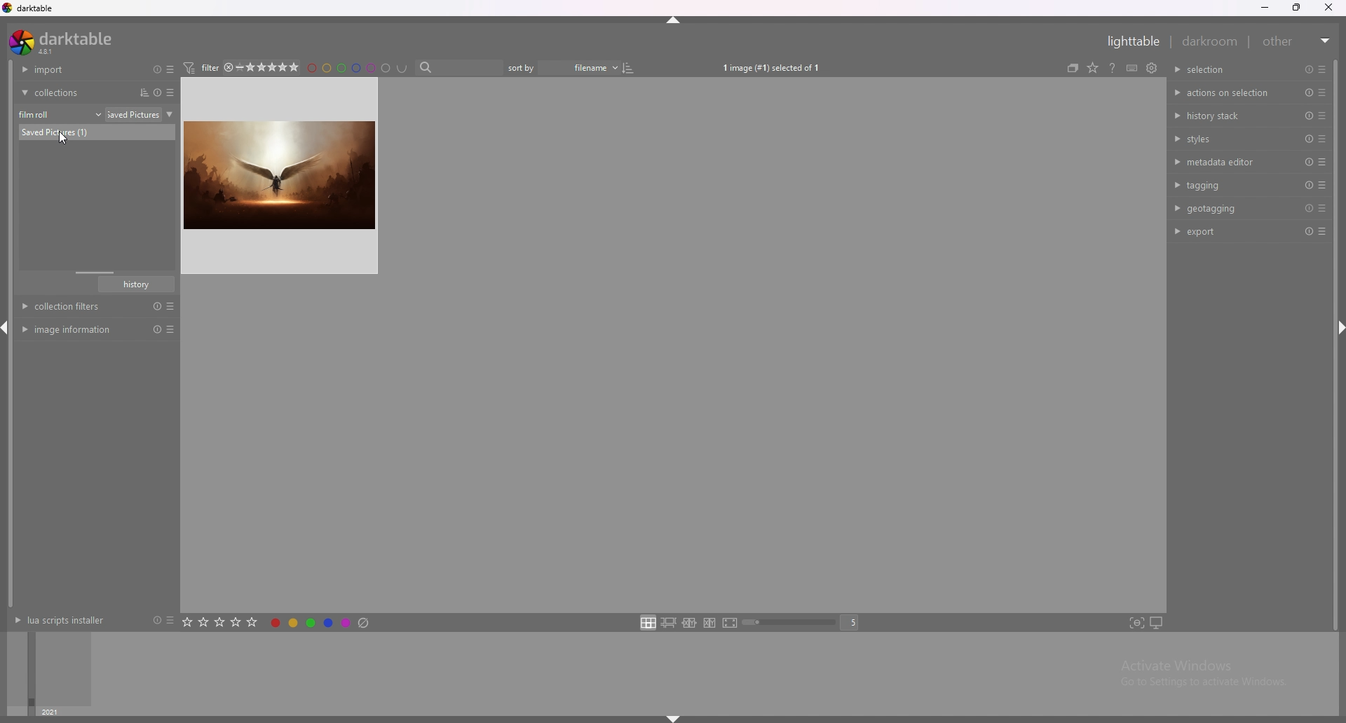  I want to click on minimize, so click(1265, 8).